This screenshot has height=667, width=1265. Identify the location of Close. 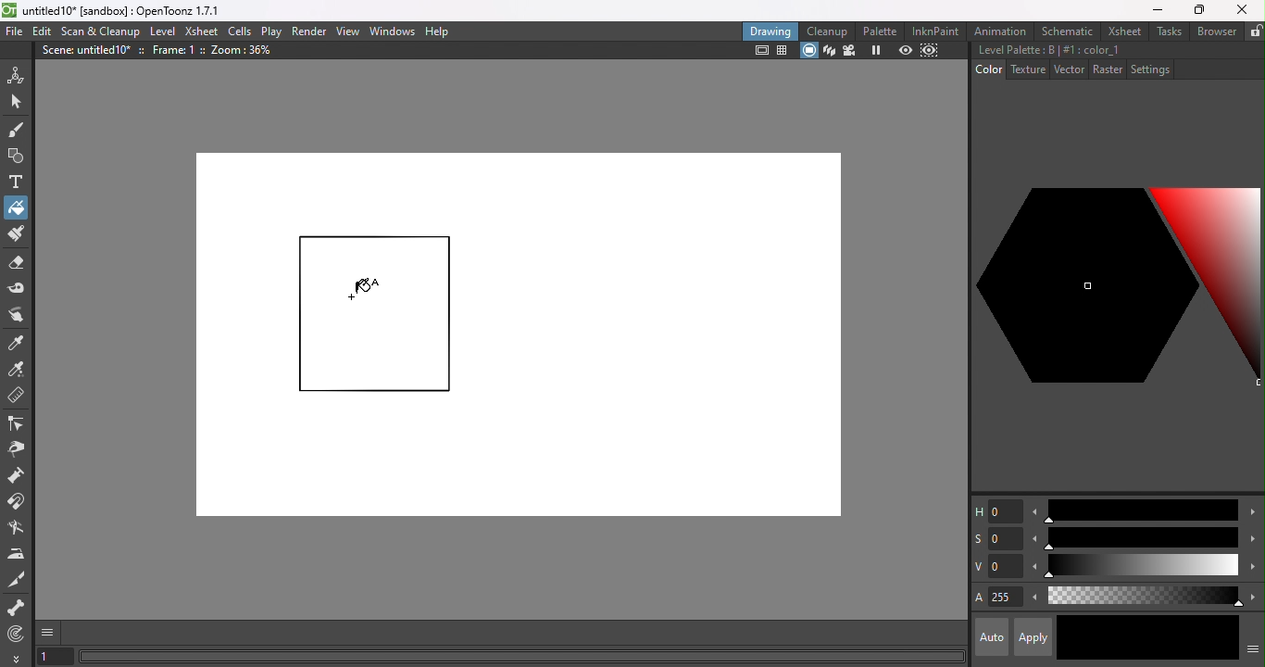
(1243, 9).